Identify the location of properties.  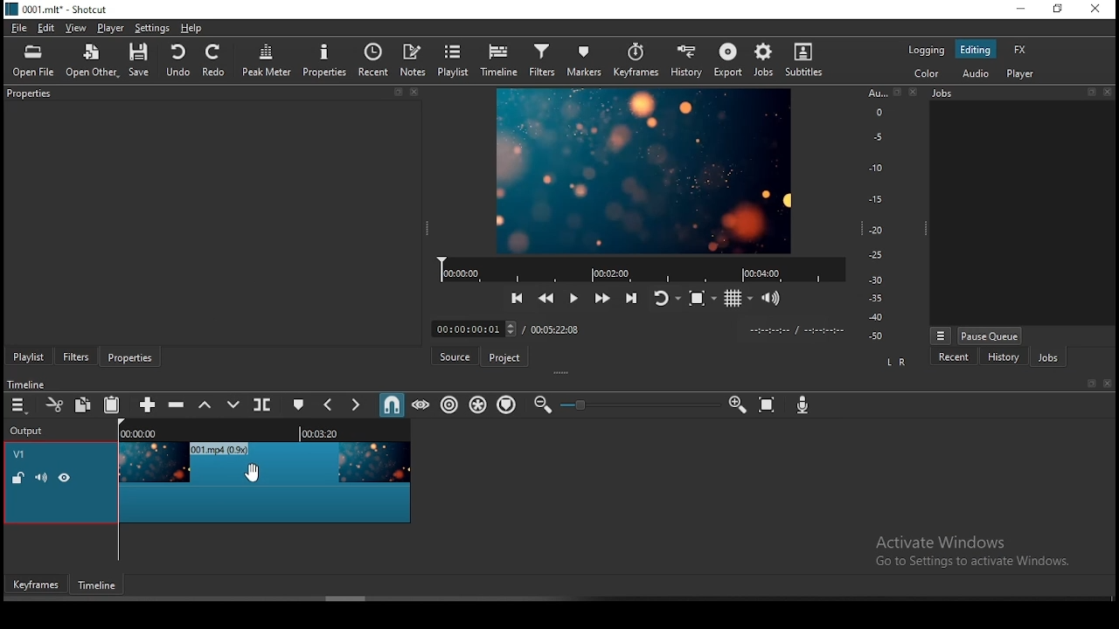
(325, 60).